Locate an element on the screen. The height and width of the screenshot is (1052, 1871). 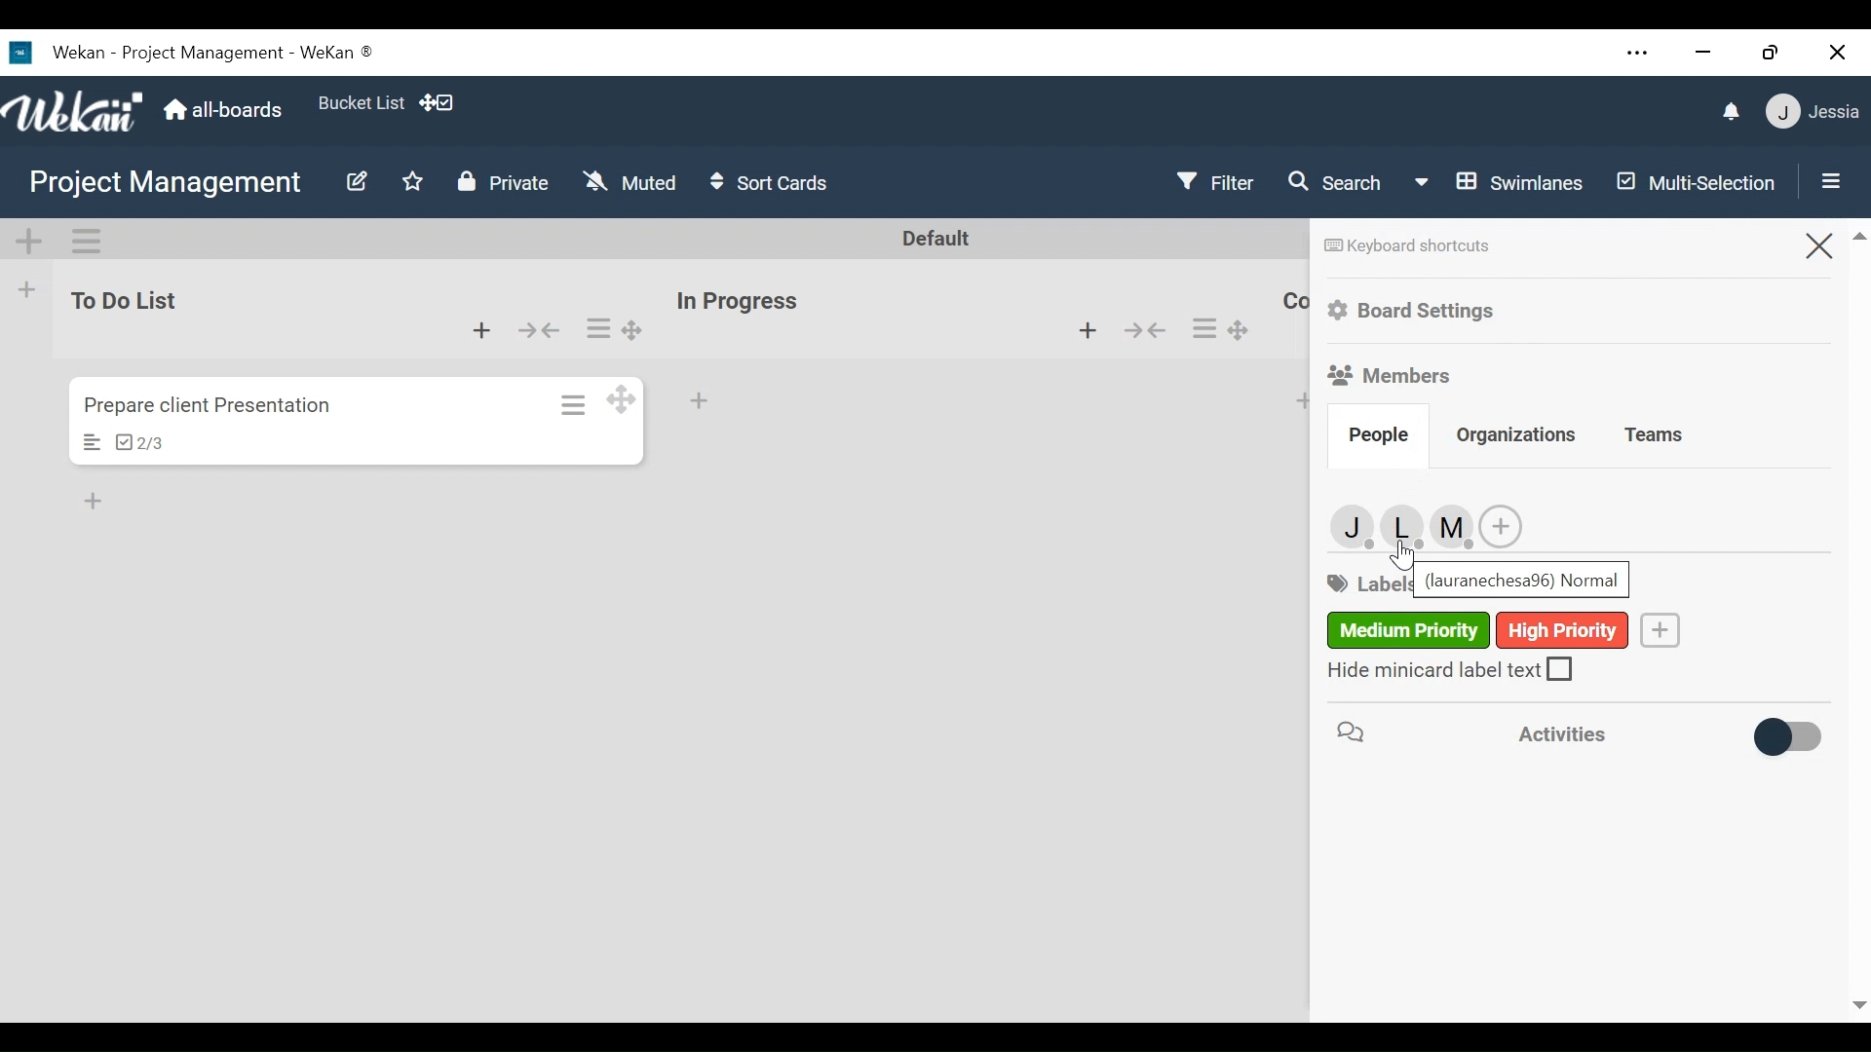
Card actions is located at coordinates (575, 404).